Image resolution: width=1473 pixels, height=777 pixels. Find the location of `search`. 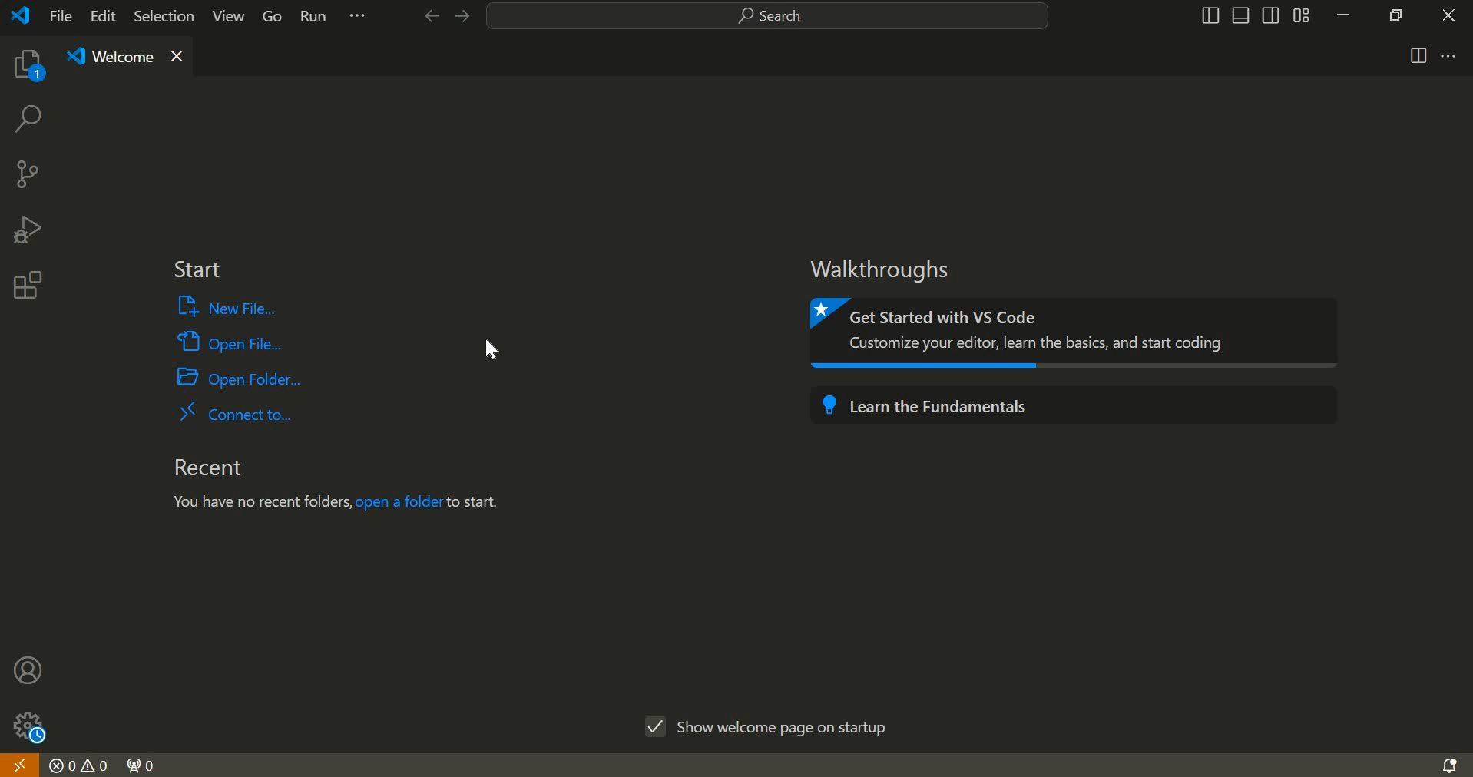

search is located at coordinates (27, 122).